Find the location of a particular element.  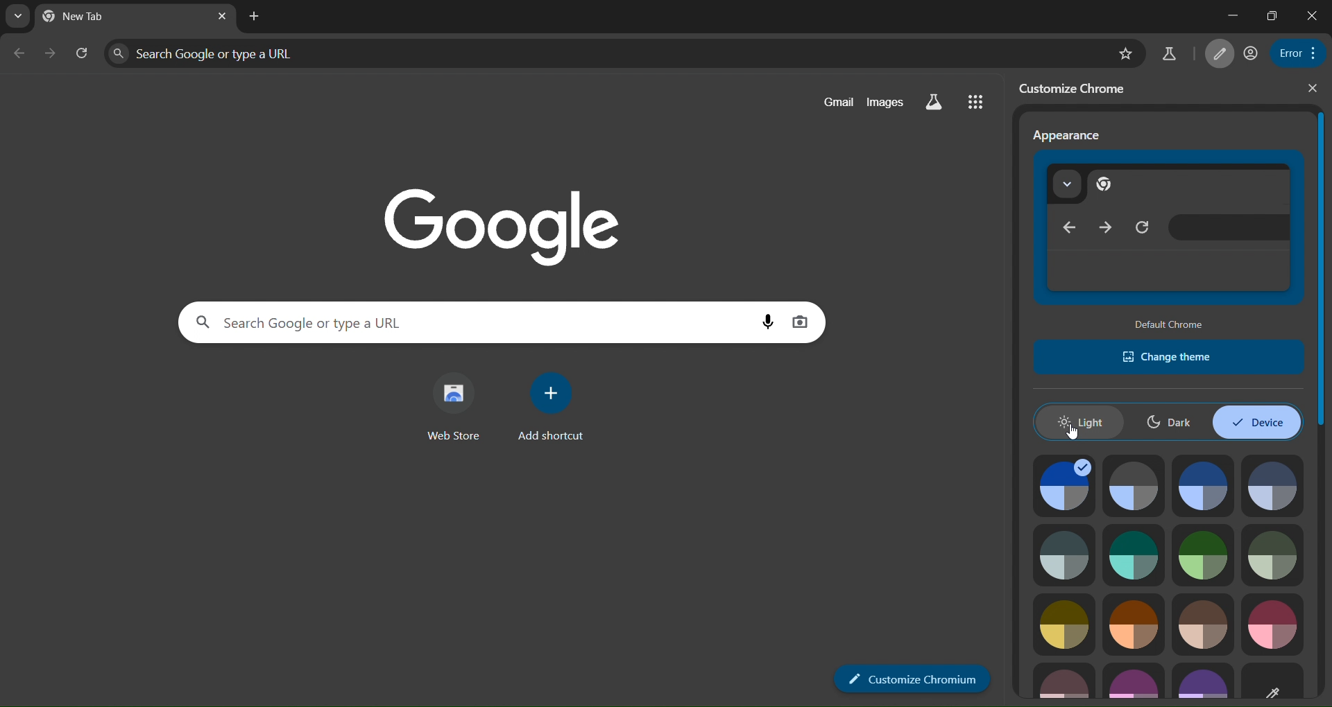

image is located at coordinates (1065, 679).